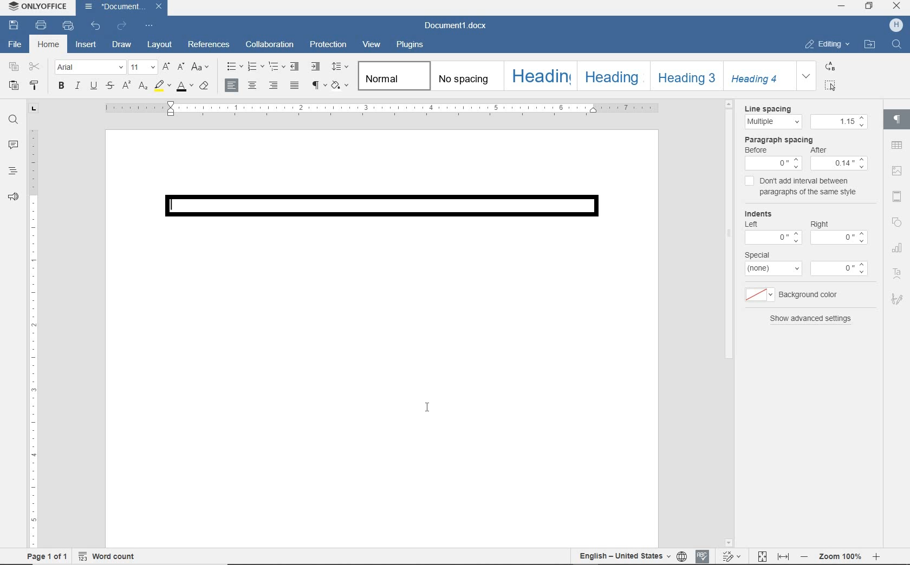 The width and height of the screenshot is (910, 565). What do you see at coordinates (805, 264) in the screenshot?
I see `special: none-0` at bounding box center [805, 264].